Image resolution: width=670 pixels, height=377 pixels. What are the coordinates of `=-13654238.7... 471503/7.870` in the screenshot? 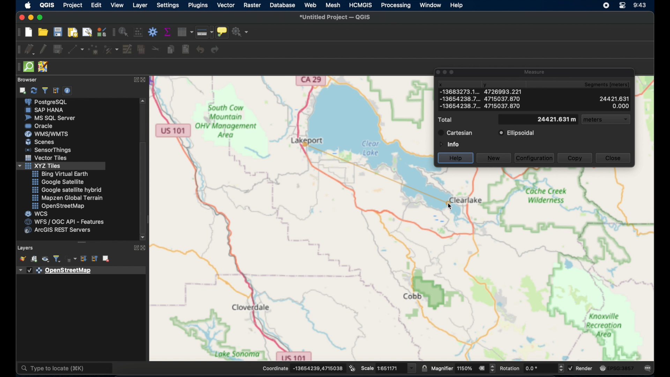 It's located at (481, 99).